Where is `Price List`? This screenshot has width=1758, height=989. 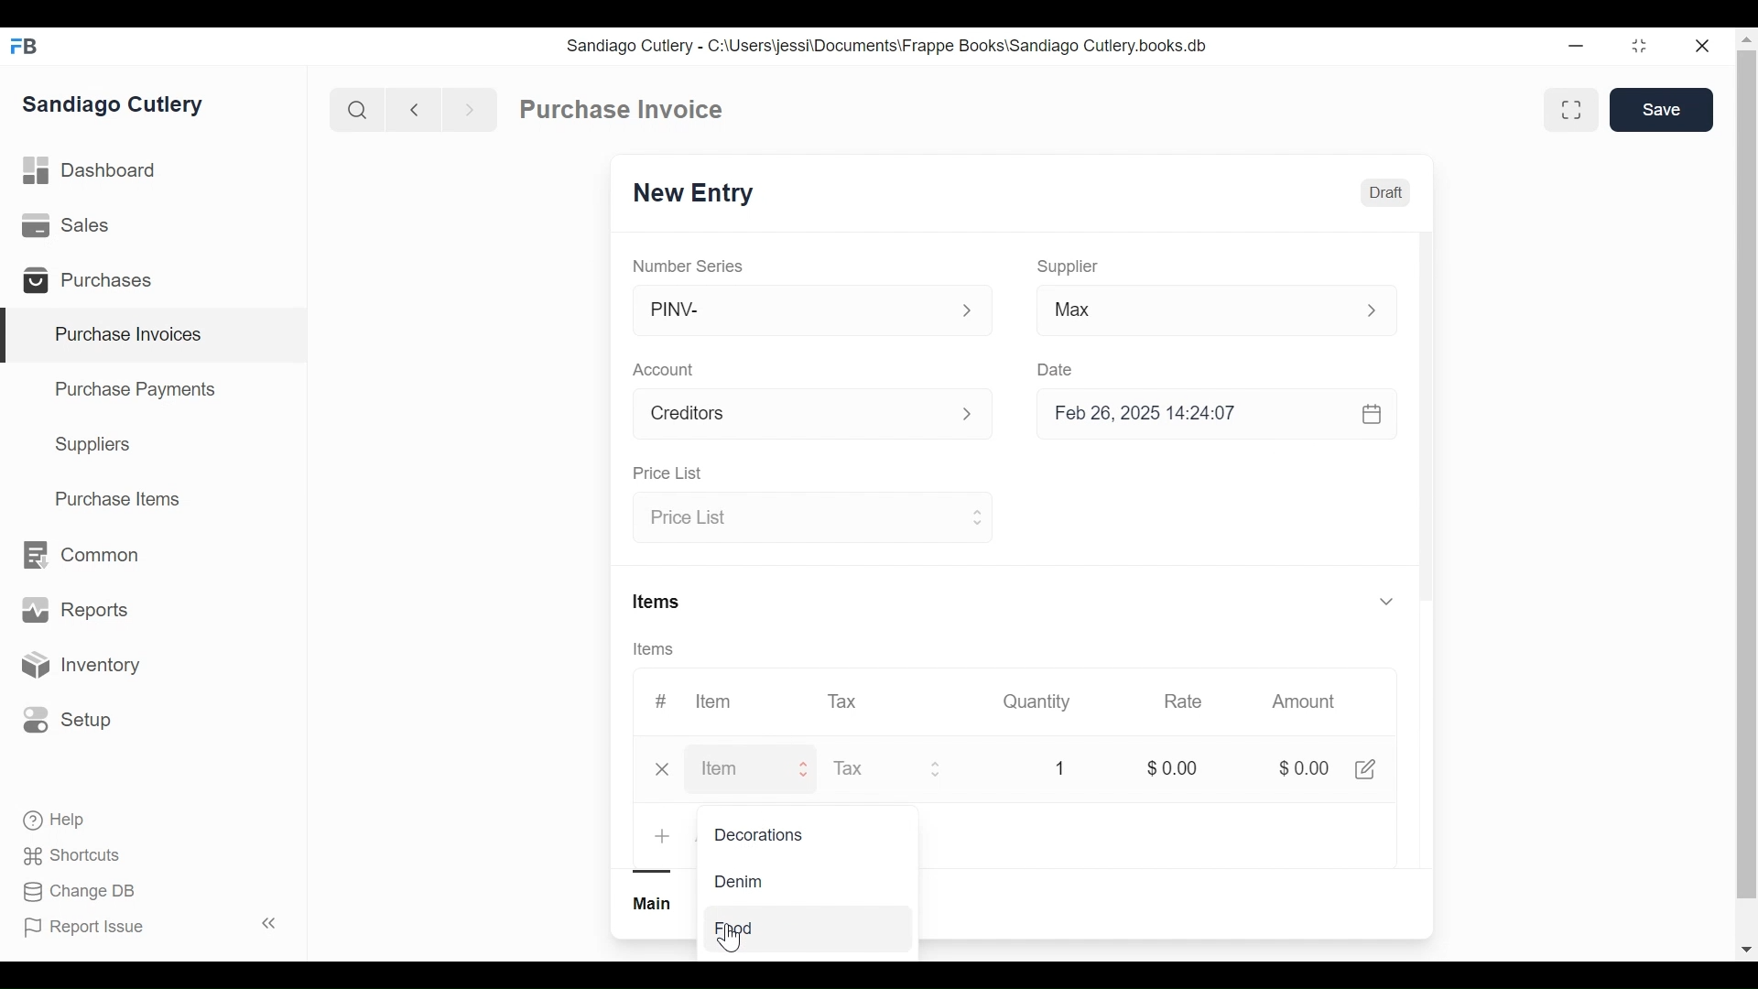
Price List is located at coordinates (798, 519).